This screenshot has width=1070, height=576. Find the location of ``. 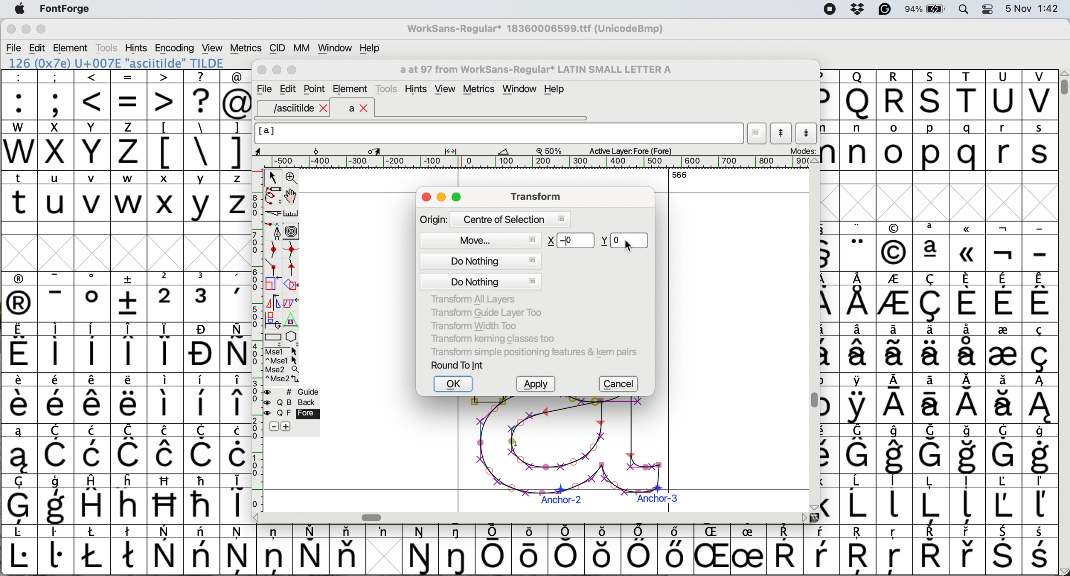

 is located at coordinates (166, 499).